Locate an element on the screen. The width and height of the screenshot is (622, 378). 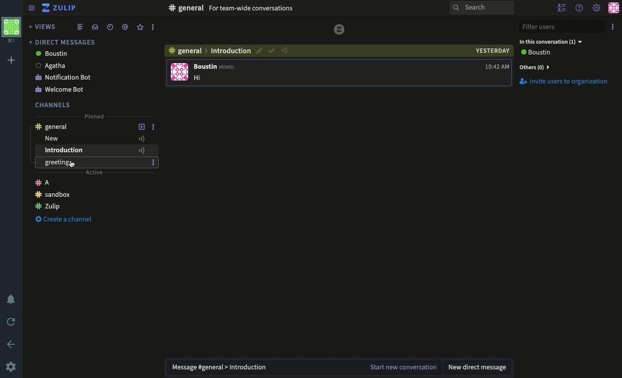
greetings is located at coordinates (94, 162).